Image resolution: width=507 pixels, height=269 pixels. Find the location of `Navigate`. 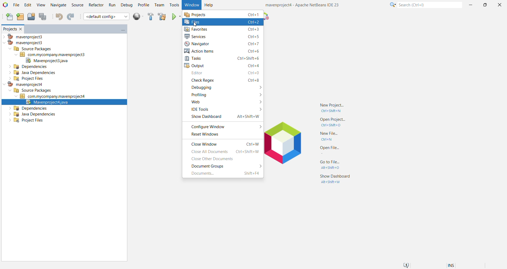

Navigate is located at coordinates (58, 5).